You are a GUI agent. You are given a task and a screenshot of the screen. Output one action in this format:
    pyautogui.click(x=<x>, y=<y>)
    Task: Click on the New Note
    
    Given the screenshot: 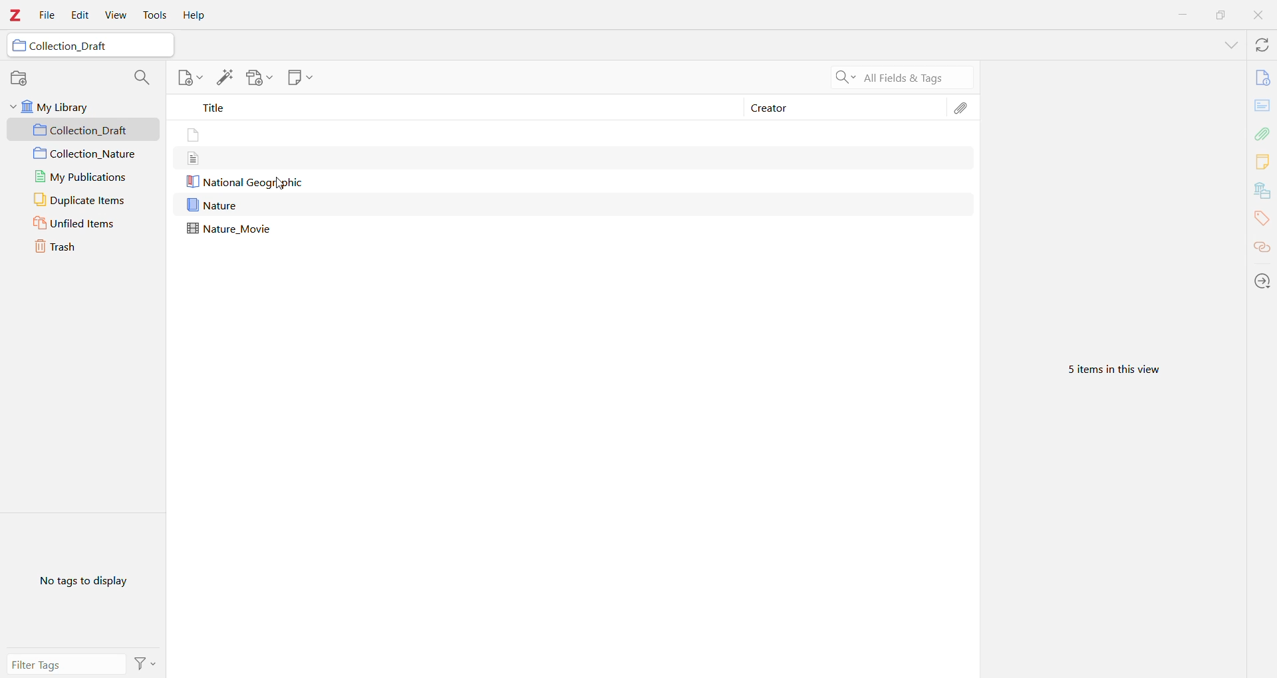 What is the action you would take?
    pyautogui.click(x=300, y=78)
    